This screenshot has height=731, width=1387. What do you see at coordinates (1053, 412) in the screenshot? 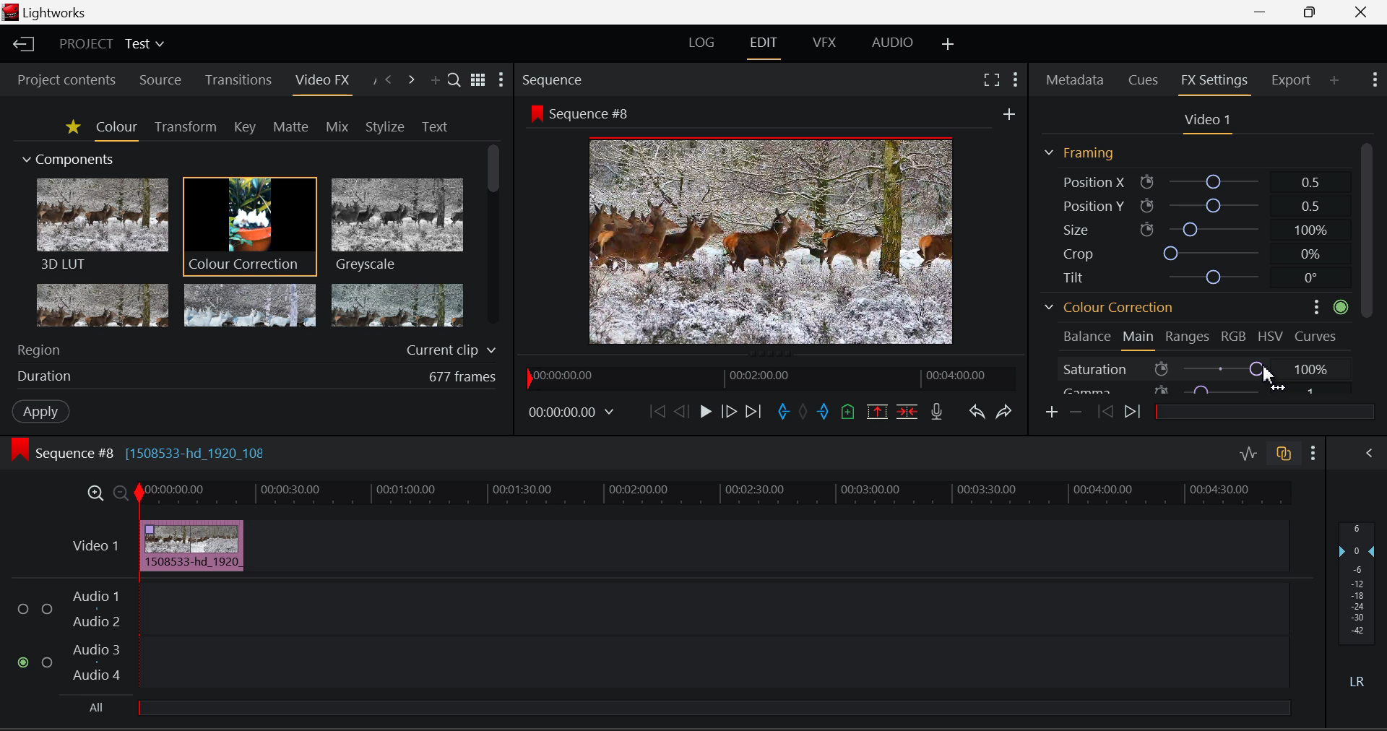
I see `Add keyframe` at bounding box center [1053, 412].